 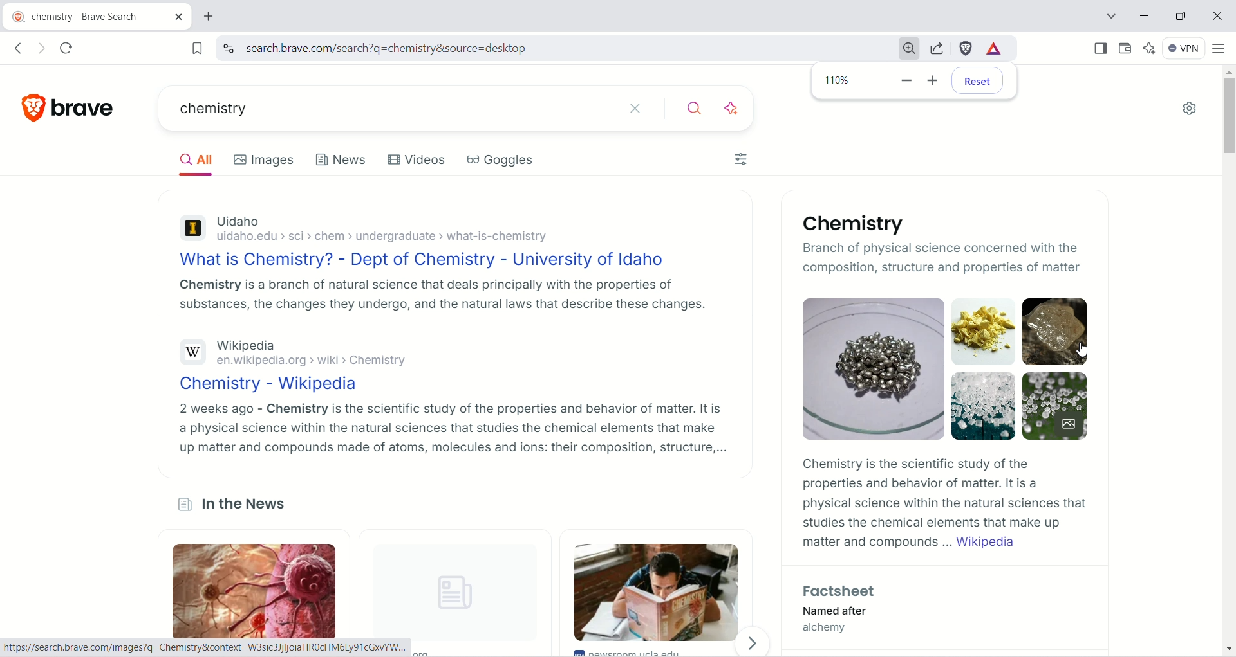 What do you see at coordinates (353, 108) in the screenshot?
I see `current search` at bounding box center [353, 108].